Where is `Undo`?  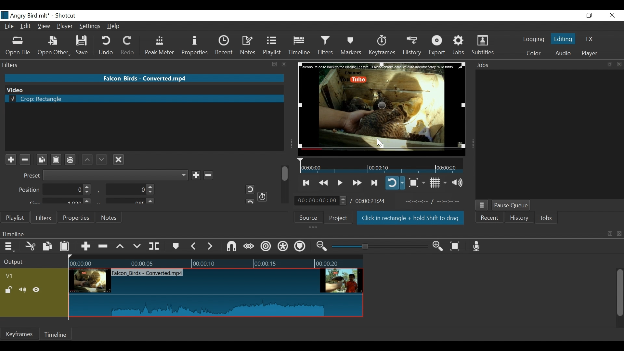 Undo is located at coordinates (107, 45).